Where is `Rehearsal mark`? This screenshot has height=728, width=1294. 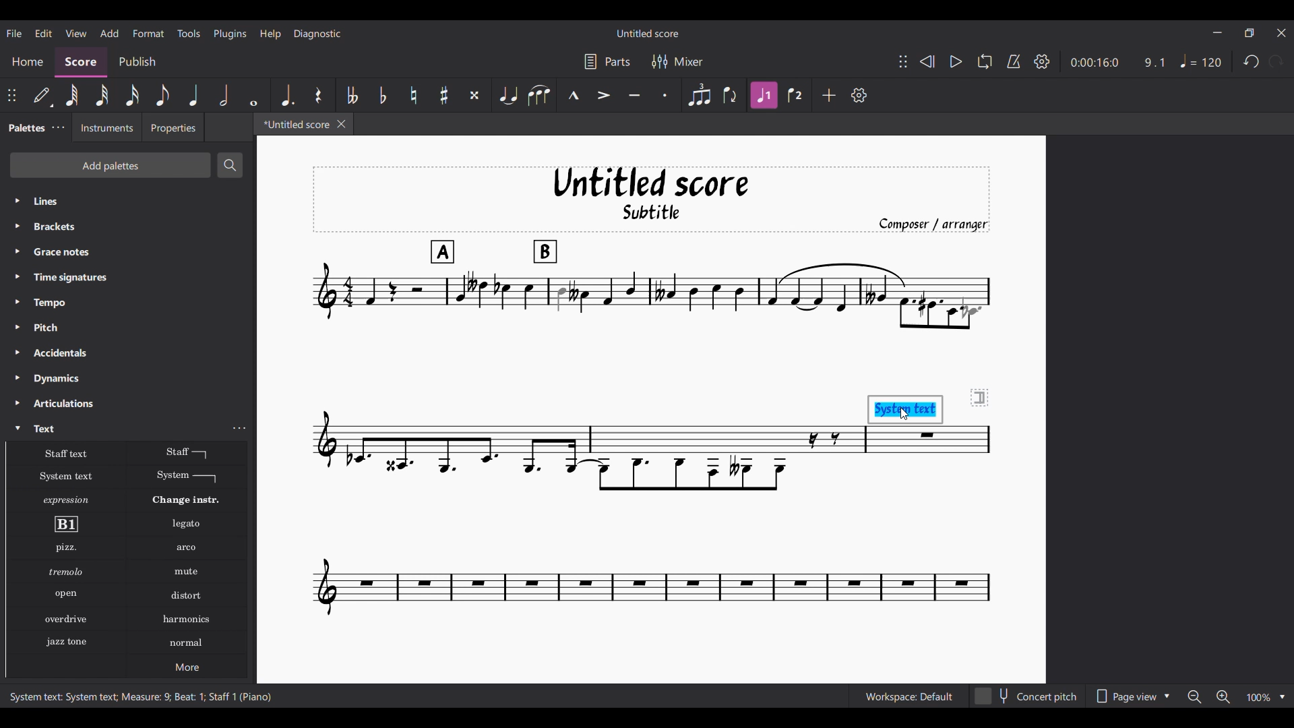
Rehearsal mark is located at coordinates (66, 524).